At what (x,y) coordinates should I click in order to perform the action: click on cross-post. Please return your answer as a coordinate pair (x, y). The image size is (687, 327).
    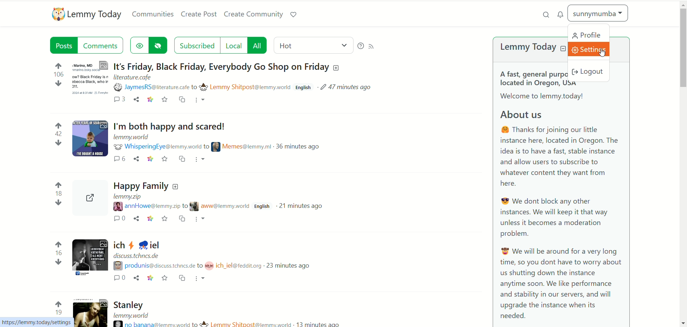
    Looking at the image, I should click on (182, 101).